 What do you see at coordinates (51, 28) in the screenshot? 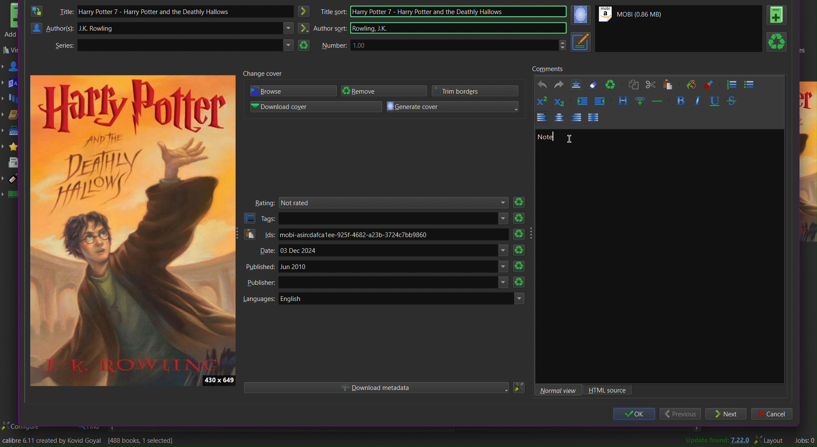
I see `Authors` at bounding box center [51, 28].